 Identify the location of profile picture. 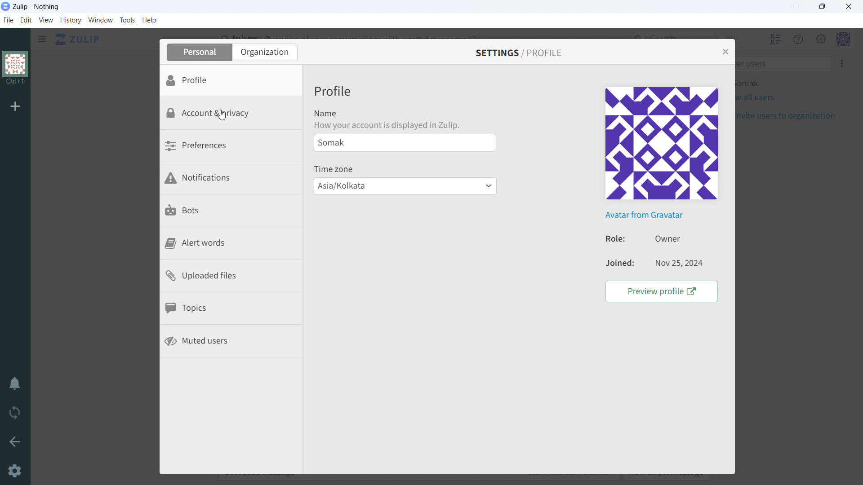
(663, 143).